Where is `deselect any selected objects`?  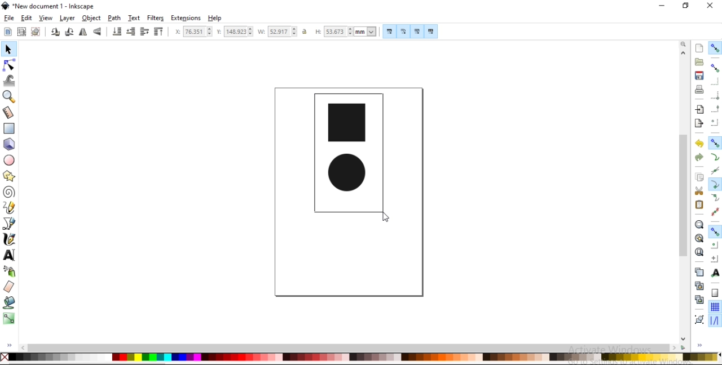 deselect any selected objects is located at coordinates (37, 32).